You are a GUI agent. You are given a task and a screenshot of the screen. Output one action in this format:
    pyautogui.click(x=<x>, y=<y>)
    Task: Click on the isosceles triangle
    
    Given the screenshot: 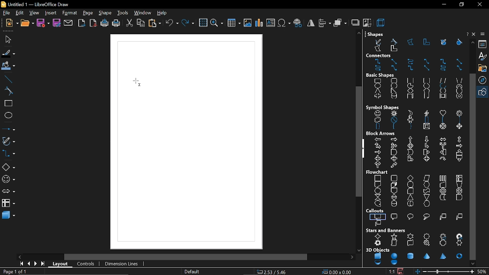 What is the action you would take?
    pyautogui.click(x=377, y=91)
    